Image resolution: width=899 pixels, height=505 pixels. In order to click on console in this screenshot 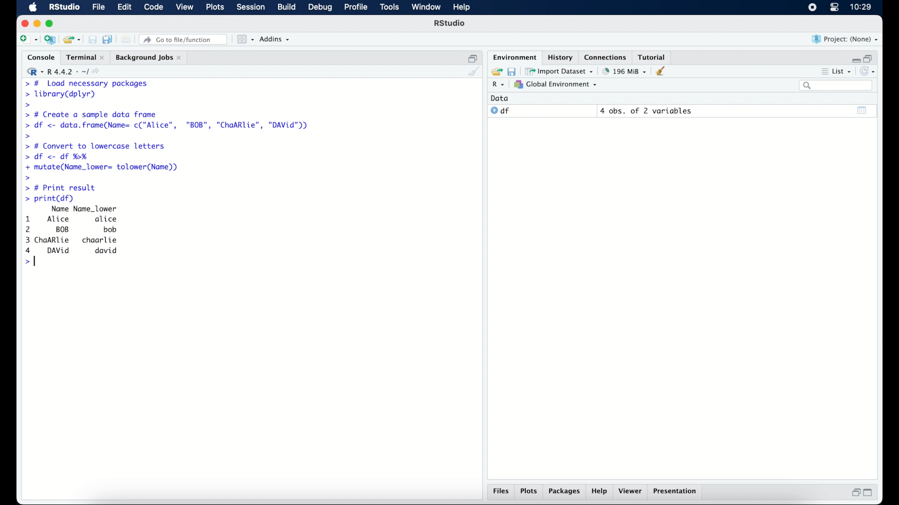, I will do `click(39, 58)`.